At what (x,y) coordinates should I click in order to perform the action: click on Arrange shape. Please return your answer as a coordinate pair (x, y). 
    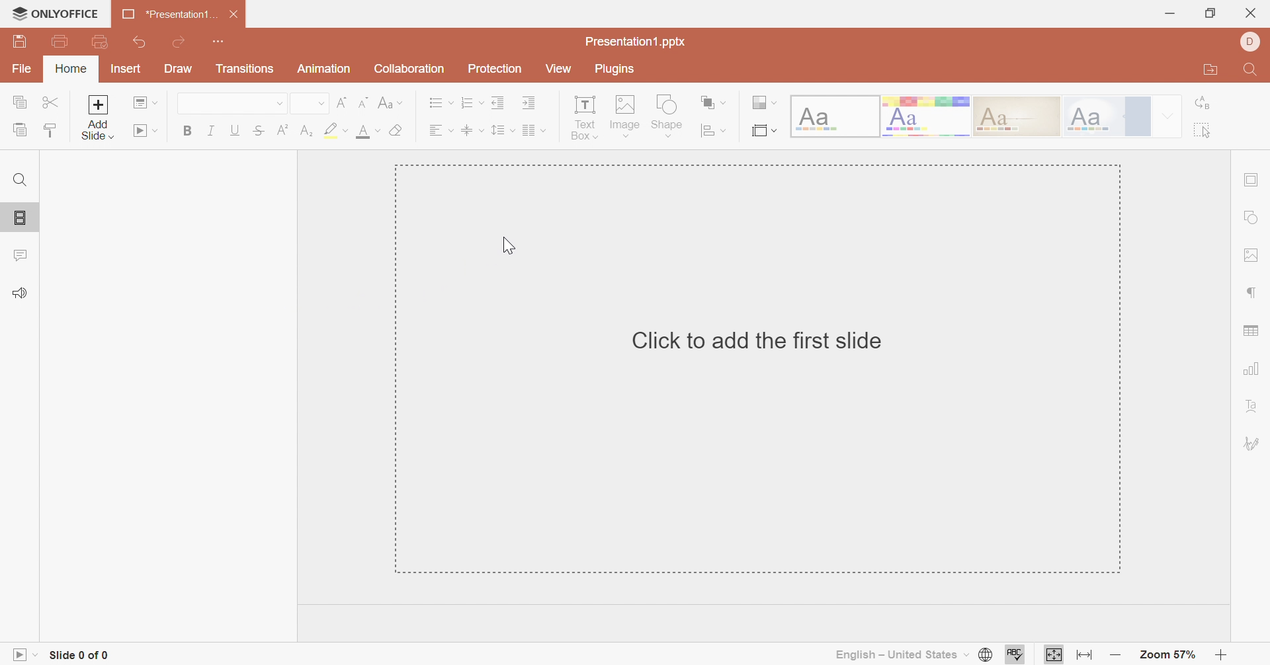
    Looking at the image, I should click on (707, 102).